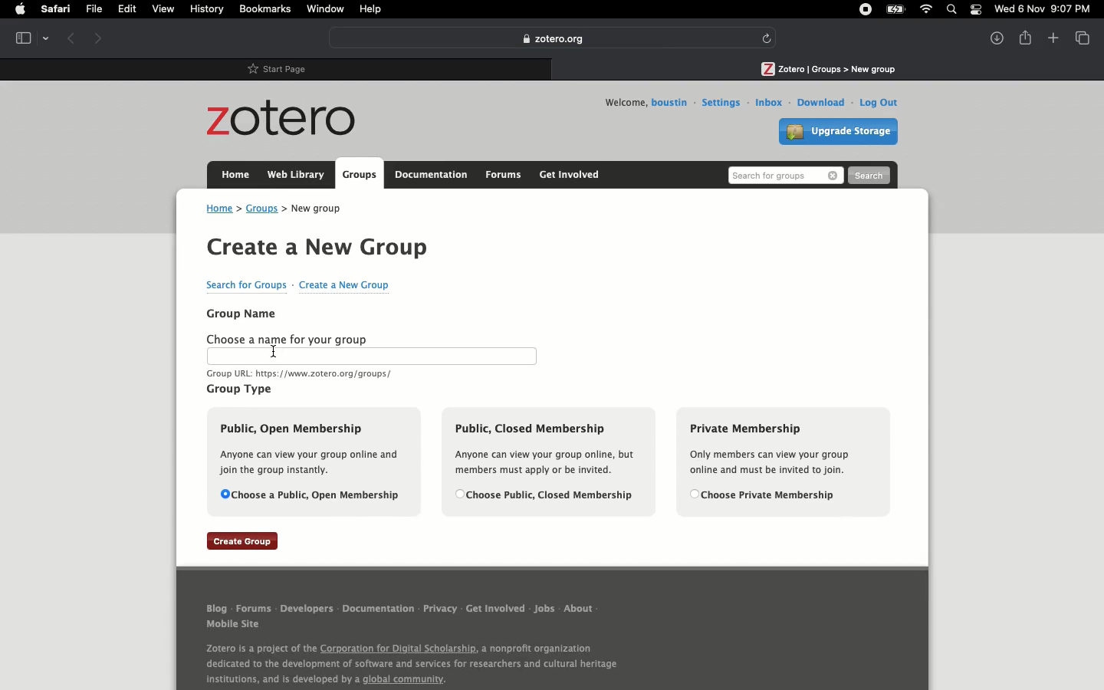 This screenshot has width=1104, height=690. I want to click on Apple logo, so click(19, 10).